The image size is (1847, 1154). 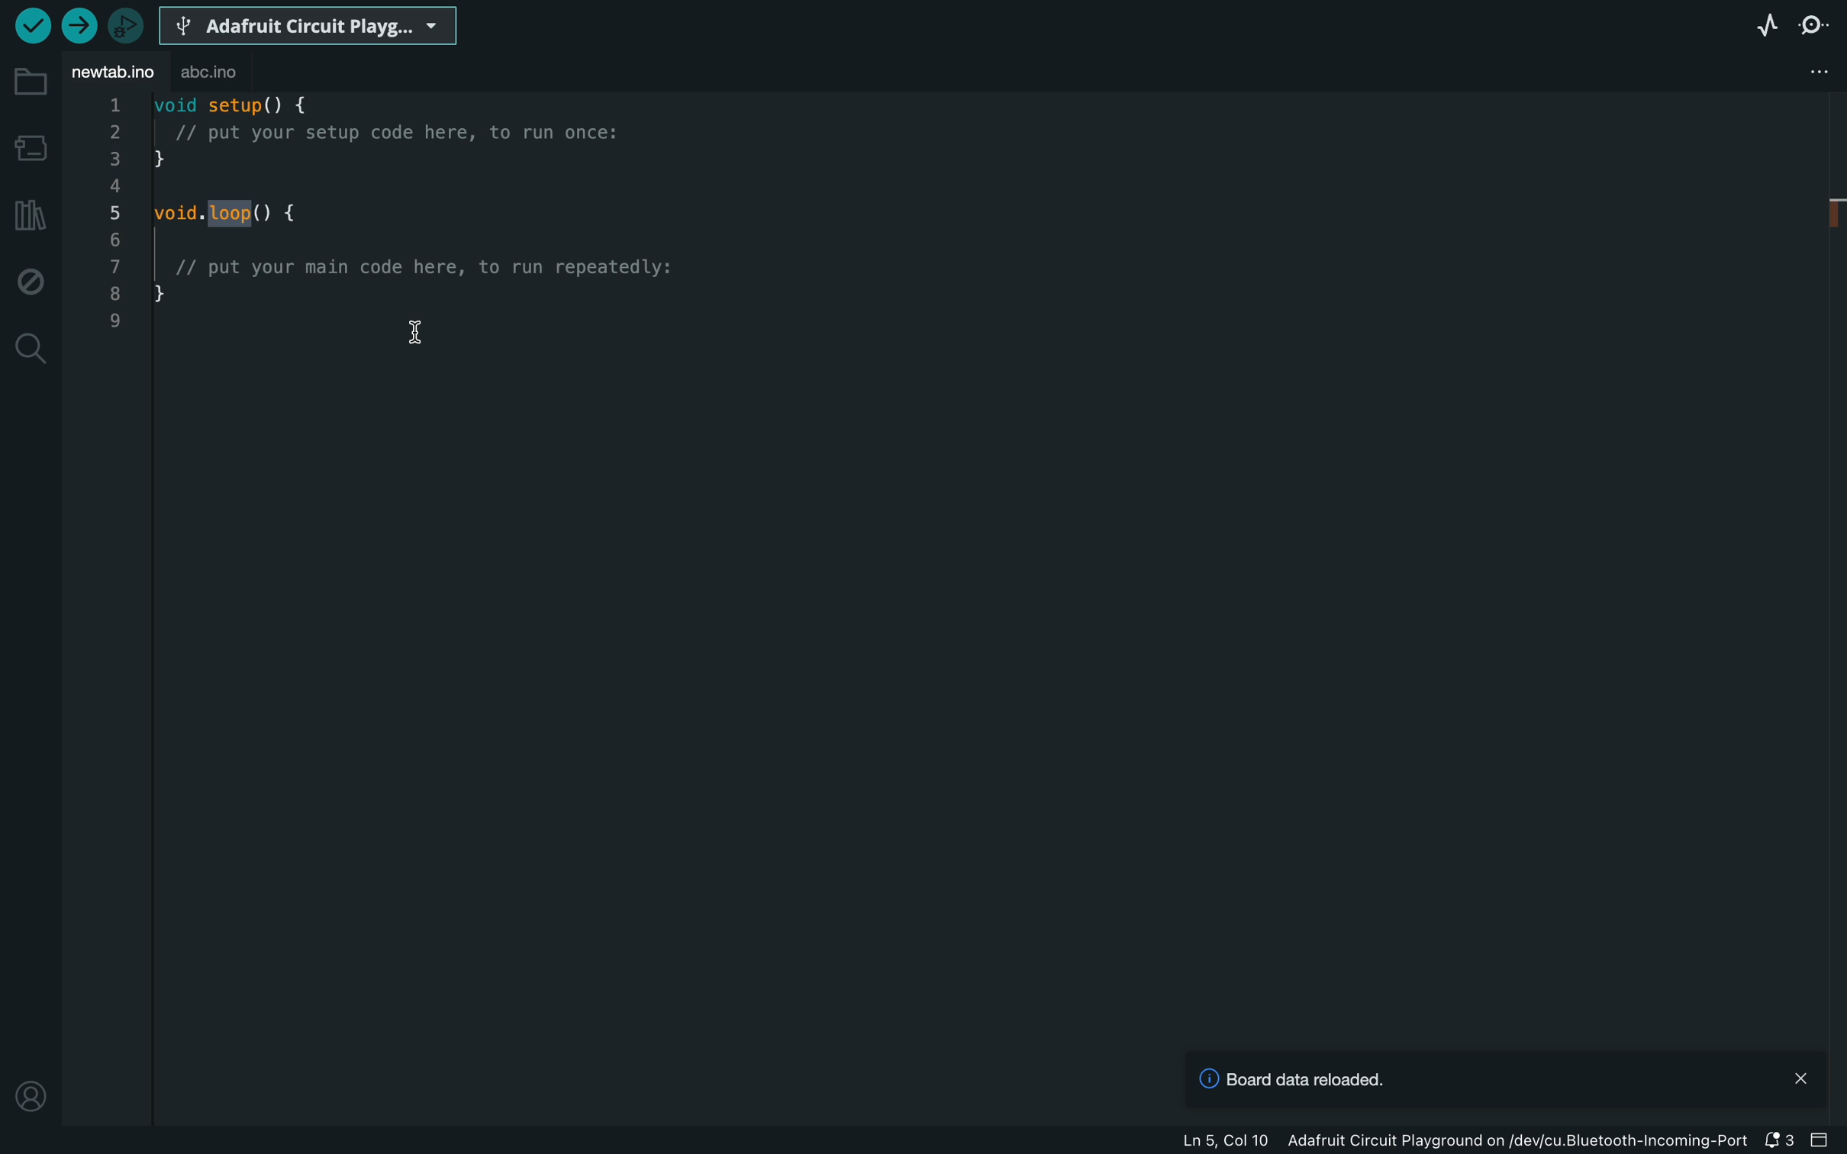 I want to click on 2, so click(x=112, y=132).